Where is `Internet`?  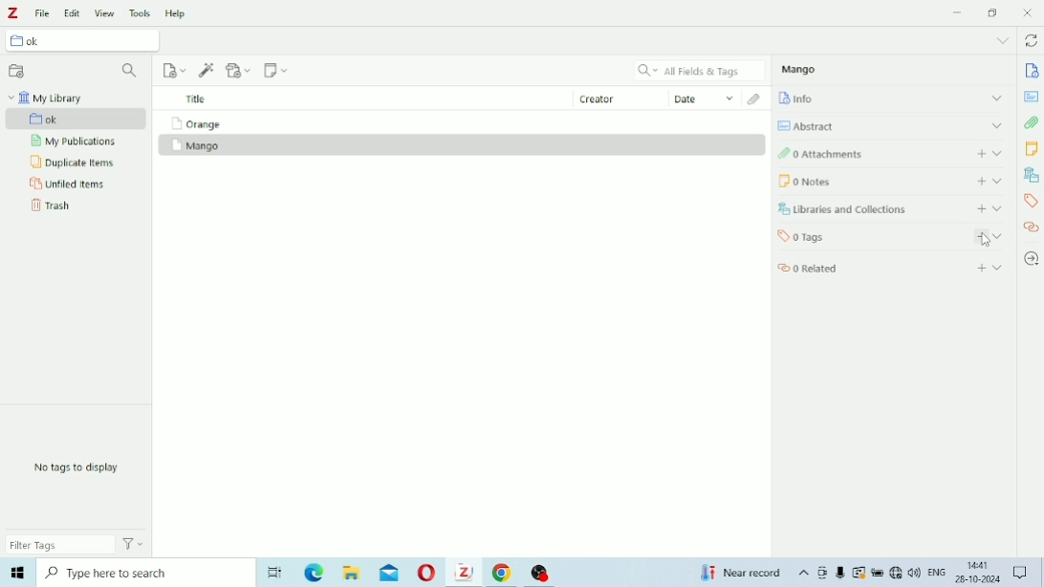 Internet is located at coordinates (896, 574).